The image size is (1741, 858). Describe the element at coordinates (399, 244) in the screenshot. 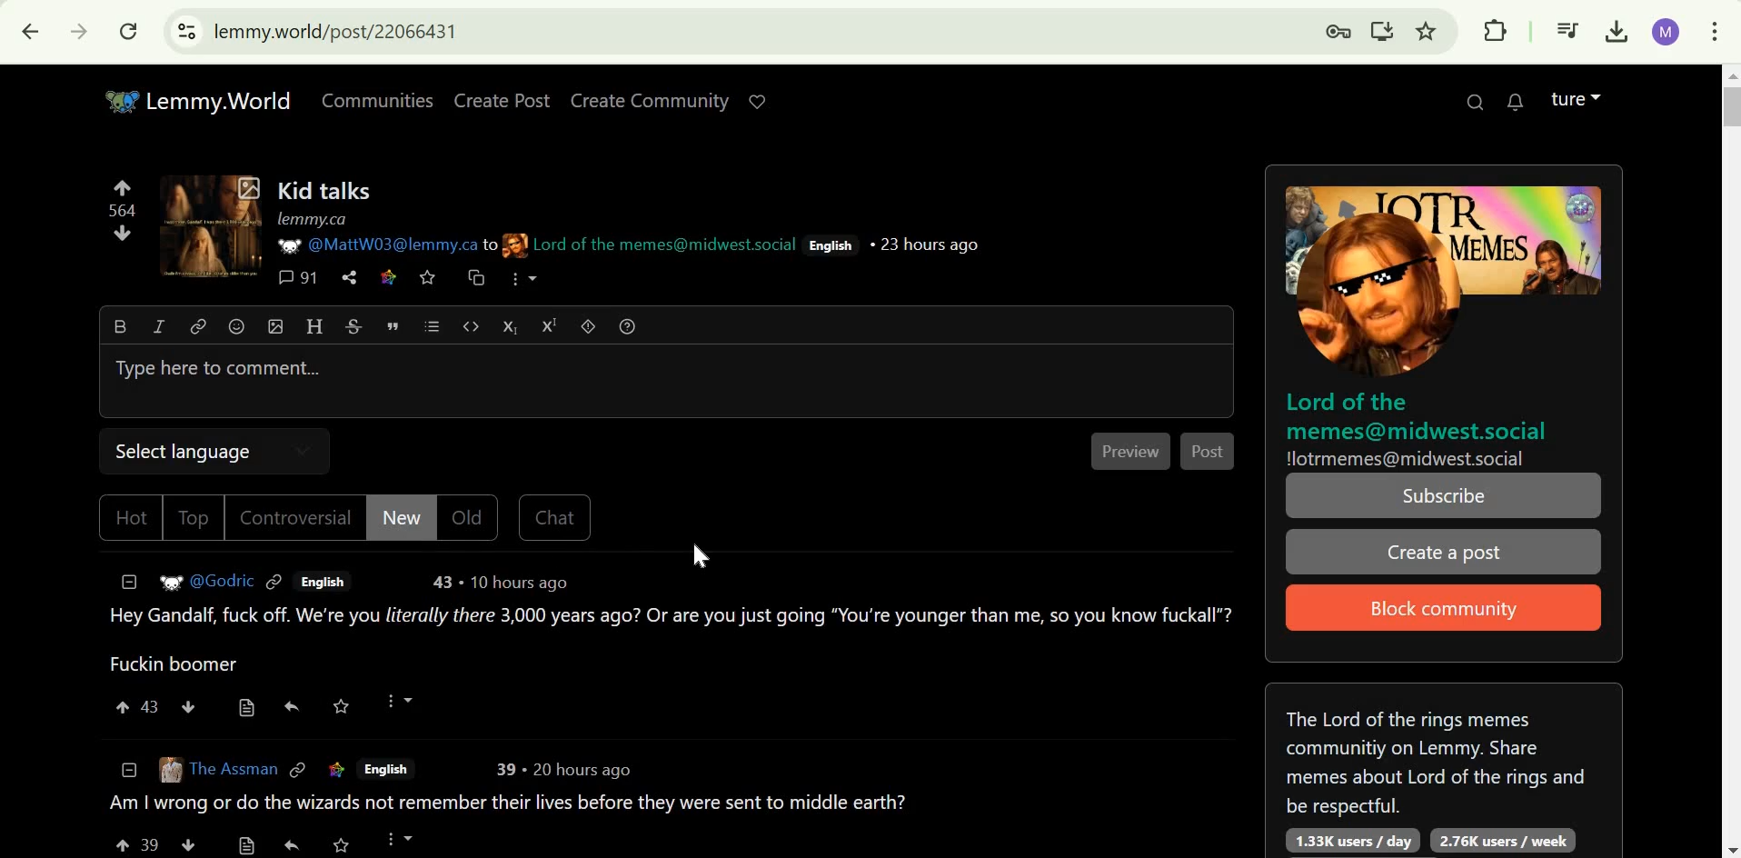

I see `@MattW03@lemmy.ca to` at that location.